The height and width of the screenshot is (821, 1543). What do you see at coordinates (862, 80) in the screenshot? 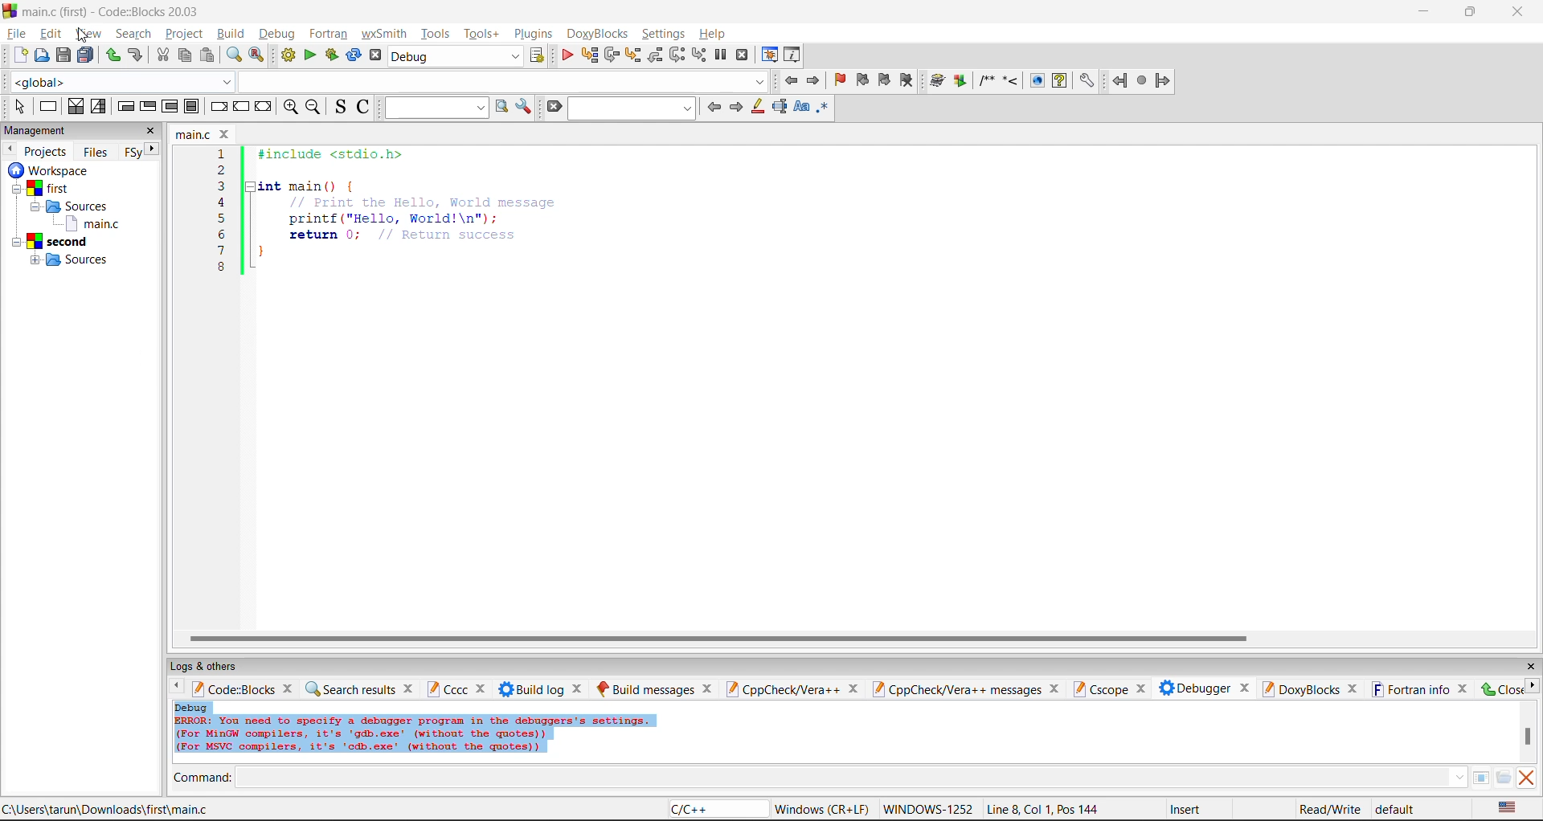
I see `previous bookmark` at bounding box center [862, 80].